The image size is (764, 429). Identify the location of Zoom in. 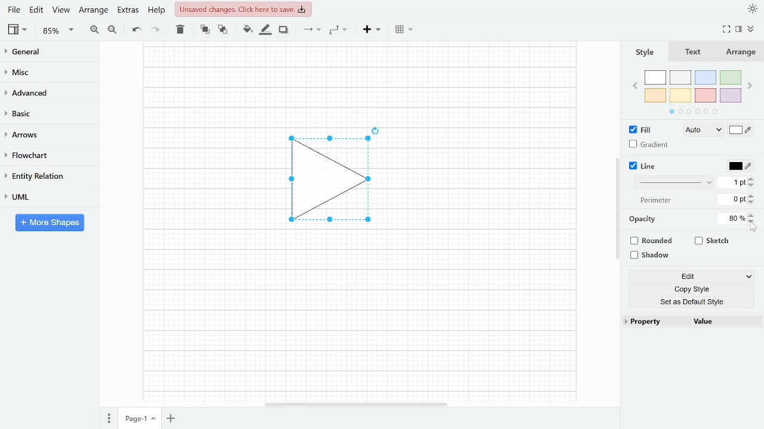
(94, 29).